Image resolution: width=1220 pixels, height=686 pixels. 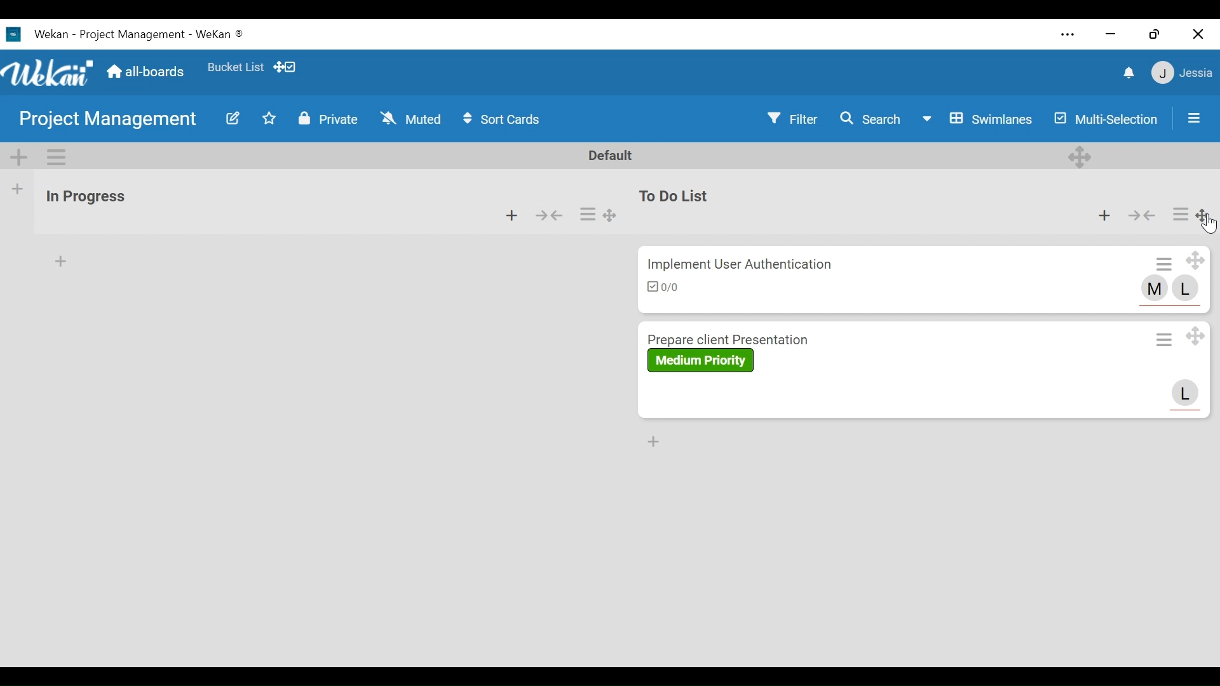 I want to click on Filter, so click(x=792, y=118).